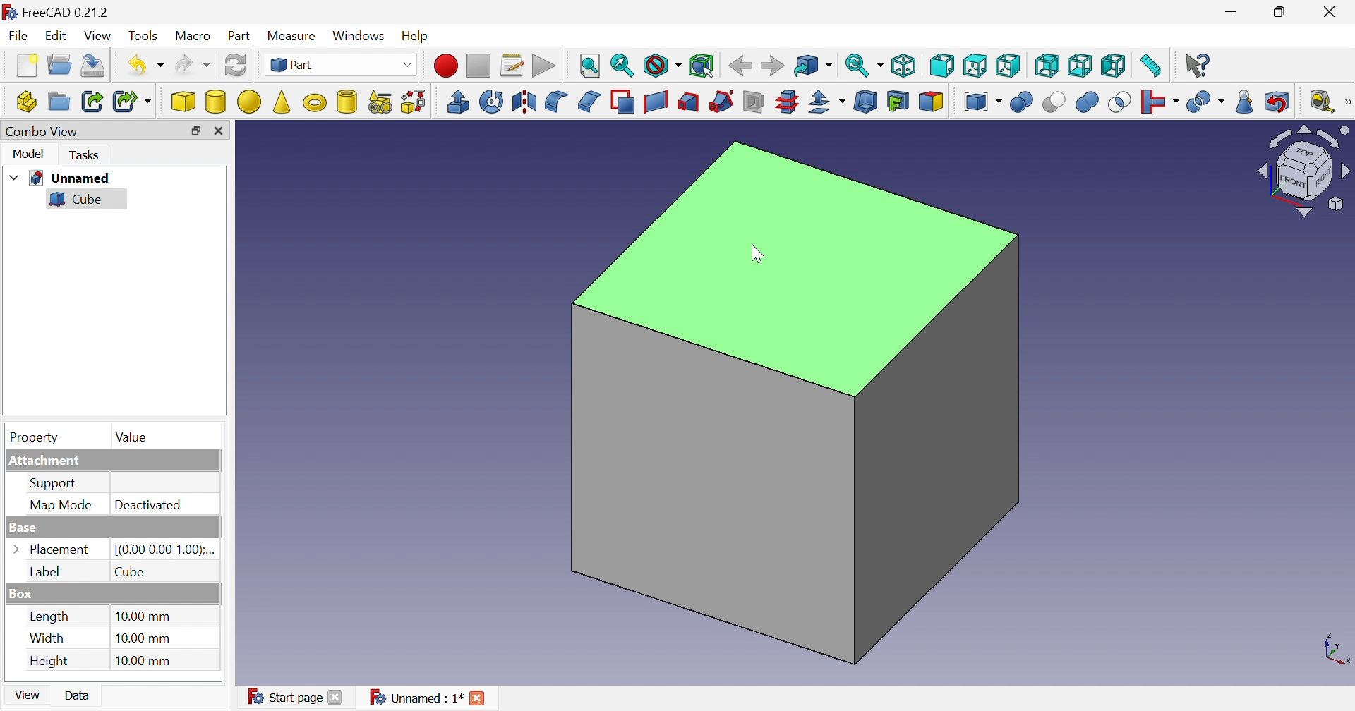 The height and width of the screenshot is (711, 1355). Describe the element at coordinates (1008, 65) in the screenshot. I see `Right` at that location.